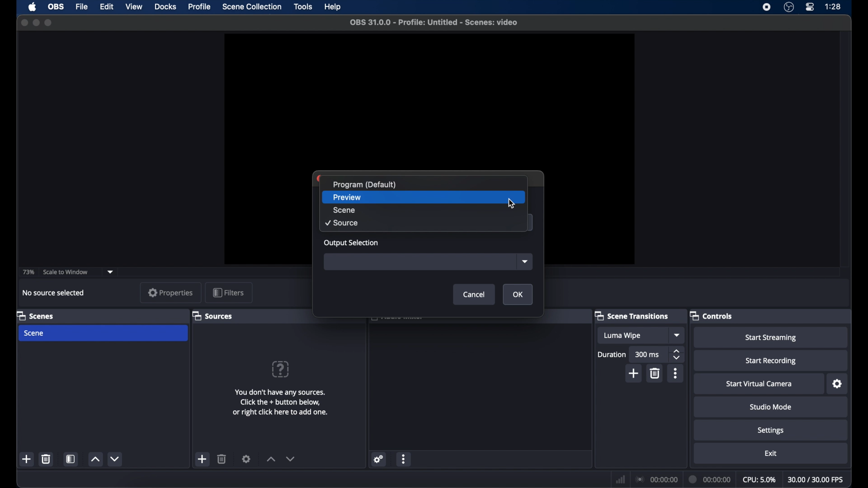 Image resolution: width=868 pixels, height=488 pixels. What do you see at coordinates (47, 460) in the screenshot?
I see `delete` at bounding box center [47, 460].